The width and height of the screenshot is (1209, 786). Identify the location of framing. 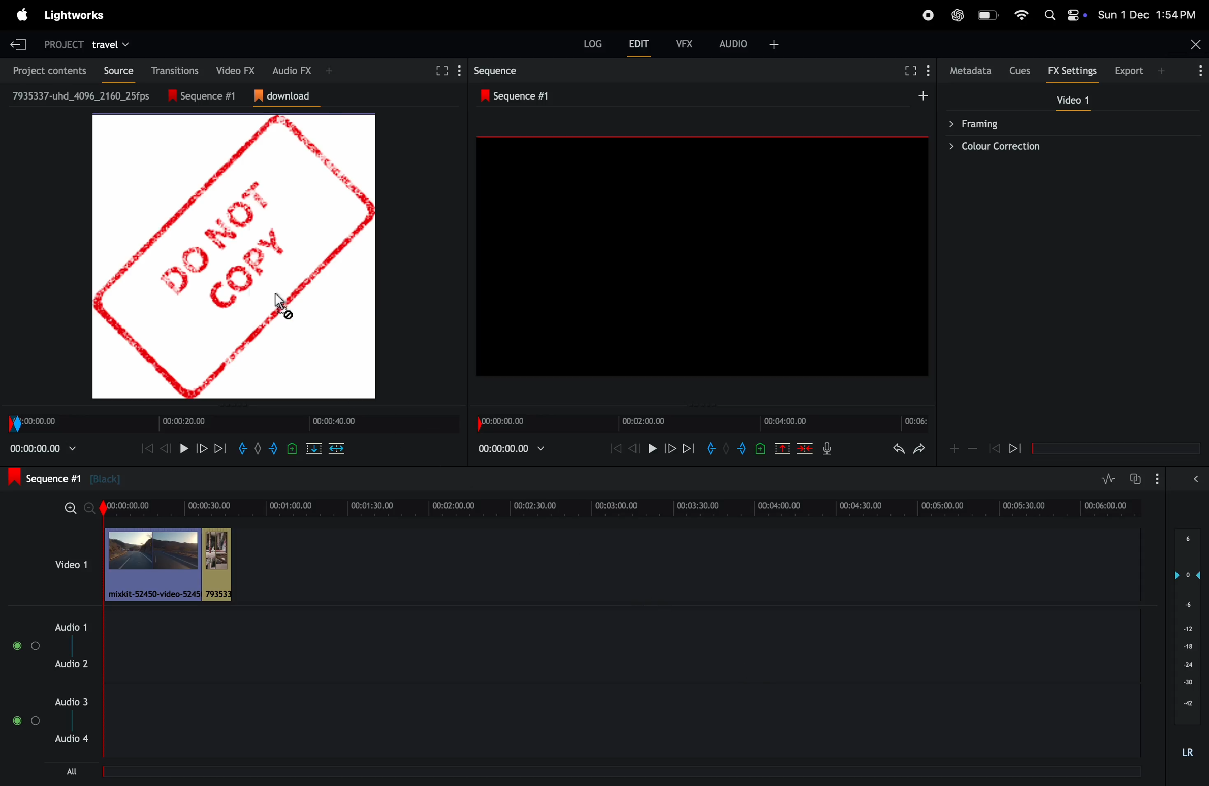
(1066, 123).